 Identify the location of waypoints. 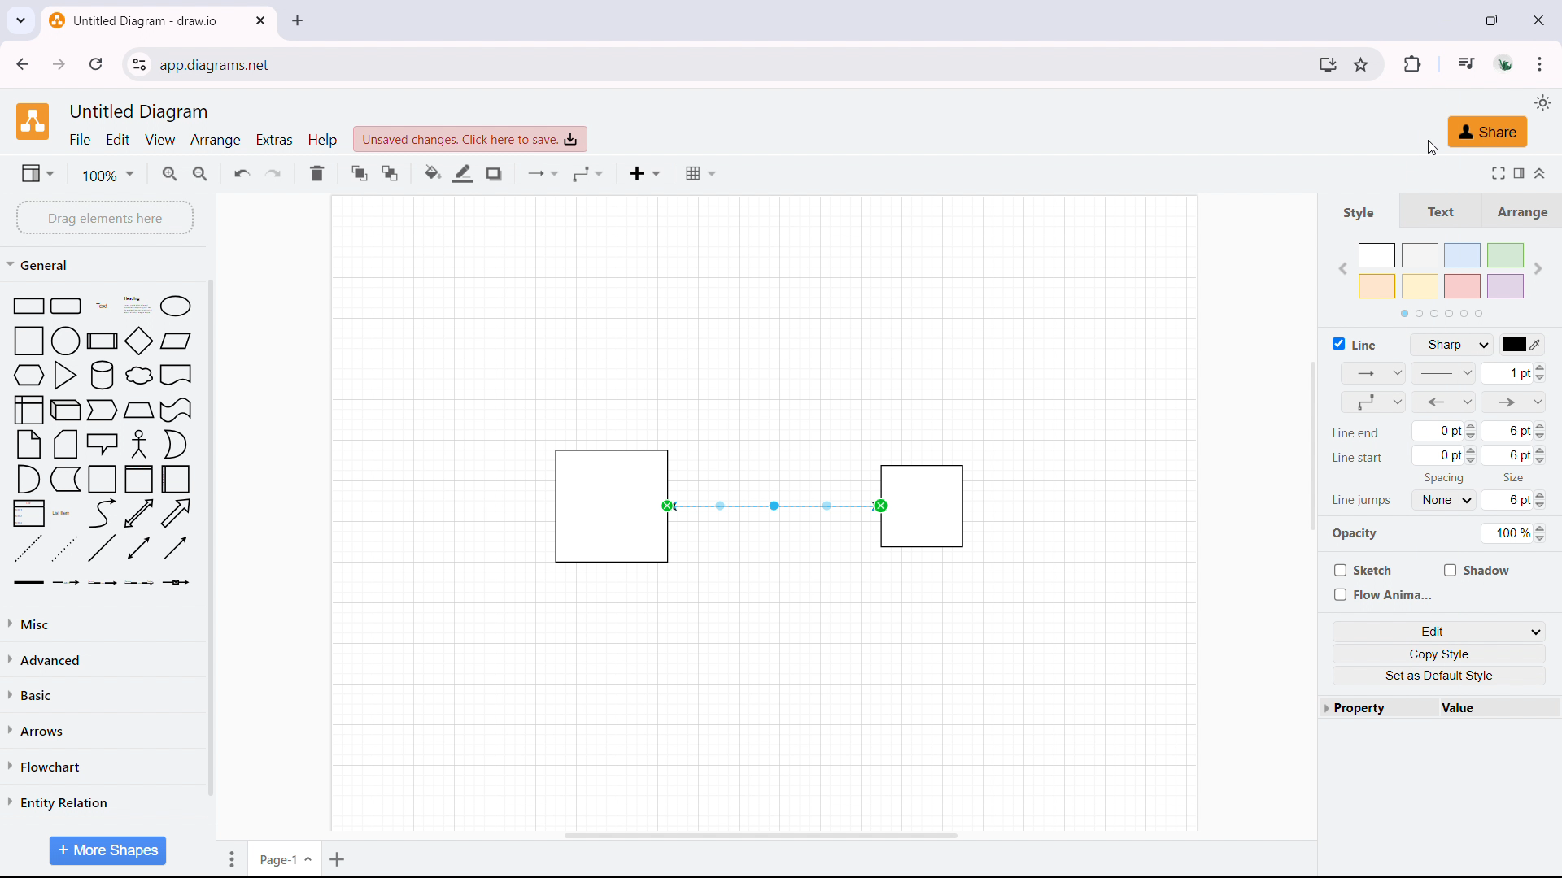
(1372, 402).